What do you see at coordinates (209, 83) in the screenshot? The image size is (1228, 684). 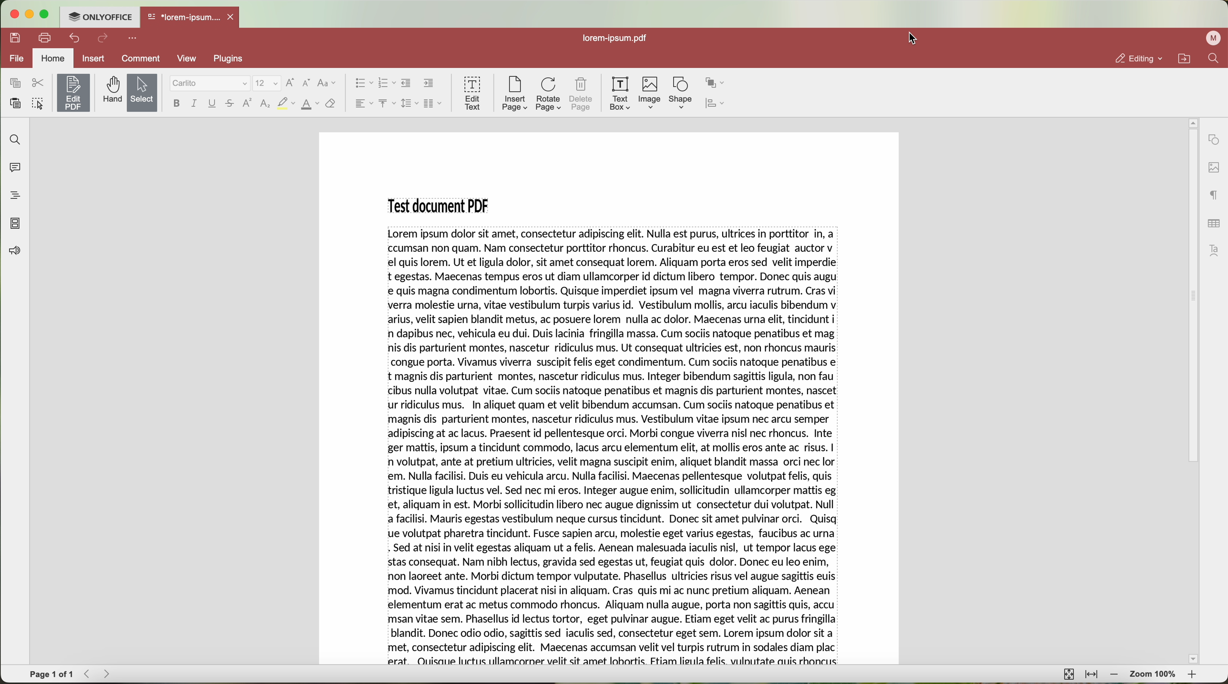 I see `font type` at bounding box center [209, 83].